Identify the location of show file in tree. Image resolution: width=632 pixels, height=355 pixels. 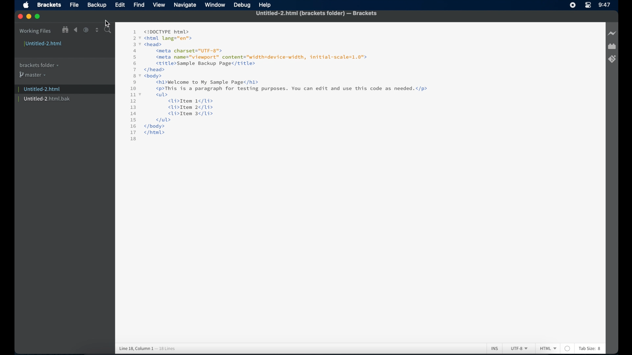
(65, 30).